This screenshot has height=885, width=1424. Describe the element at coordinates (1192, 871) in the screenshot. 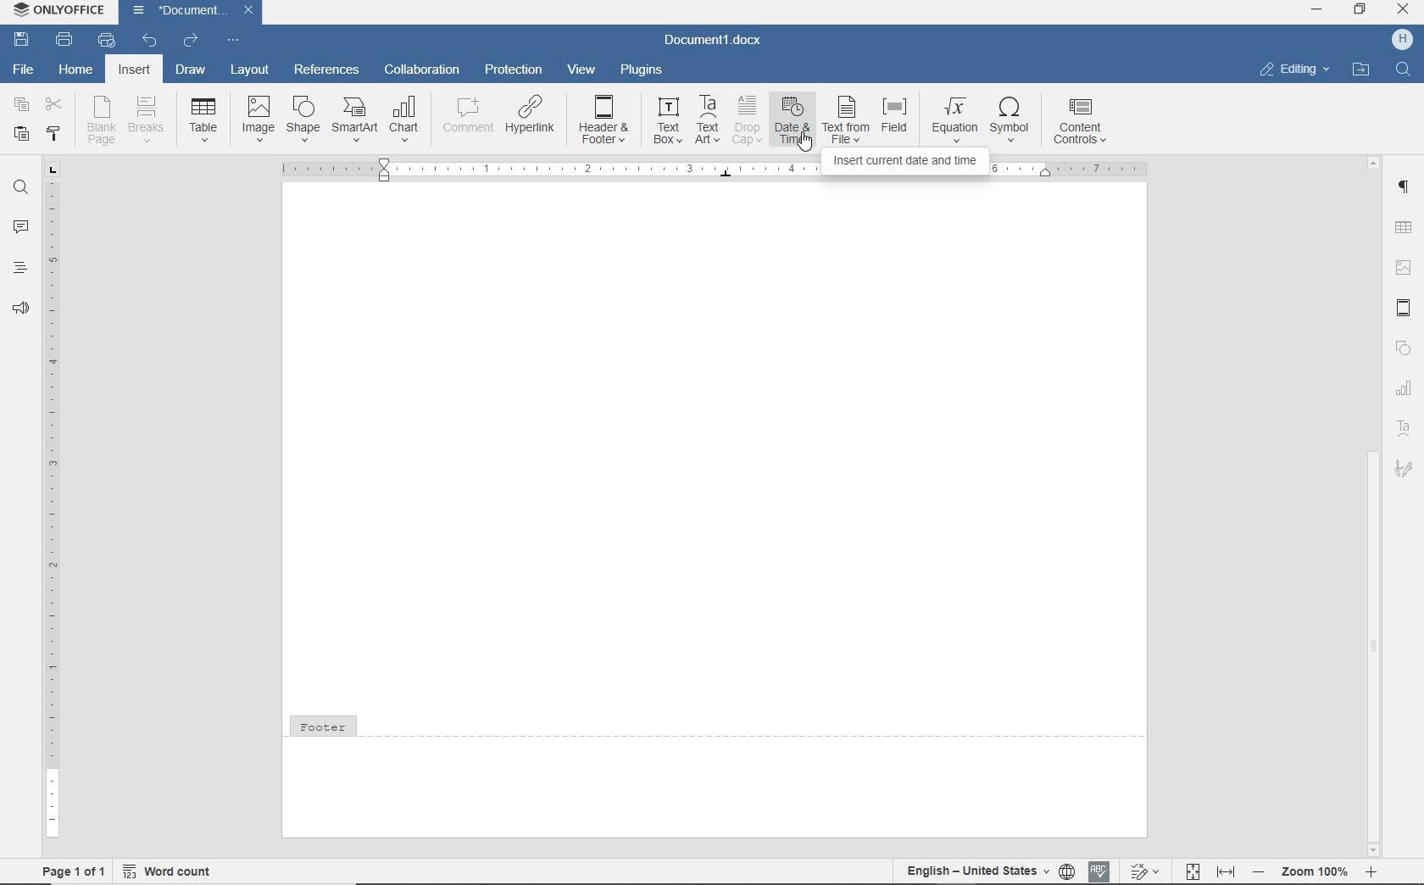

I see `fit to page` at that location.